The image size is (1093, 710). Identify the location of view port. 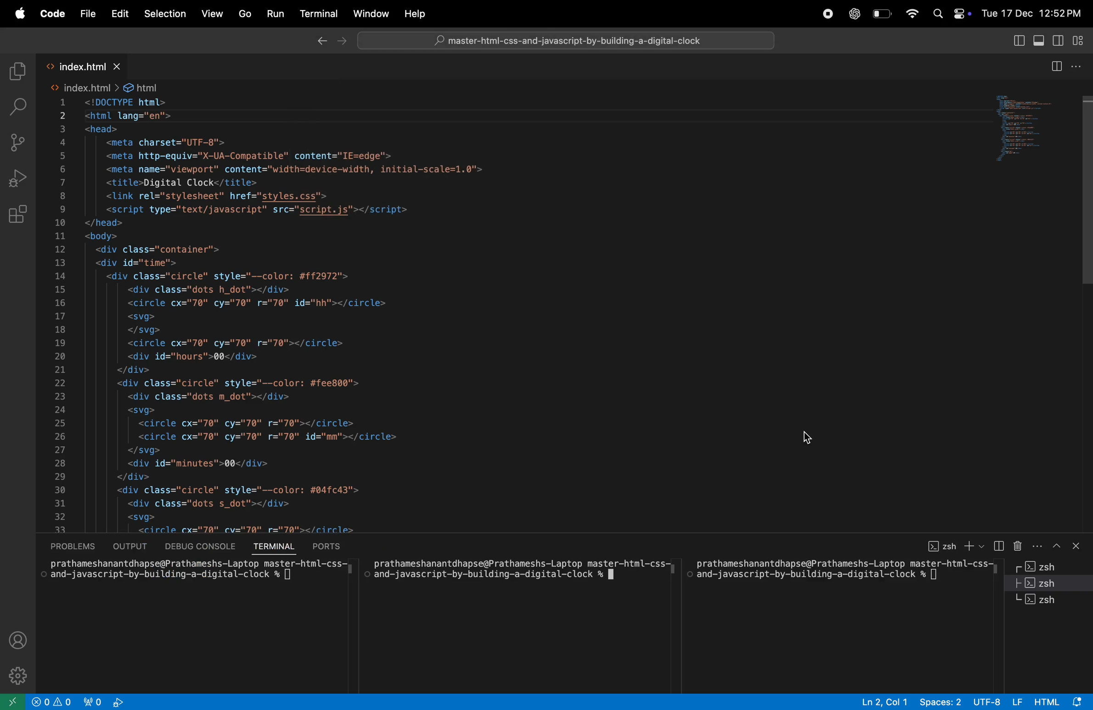
(110, 702).